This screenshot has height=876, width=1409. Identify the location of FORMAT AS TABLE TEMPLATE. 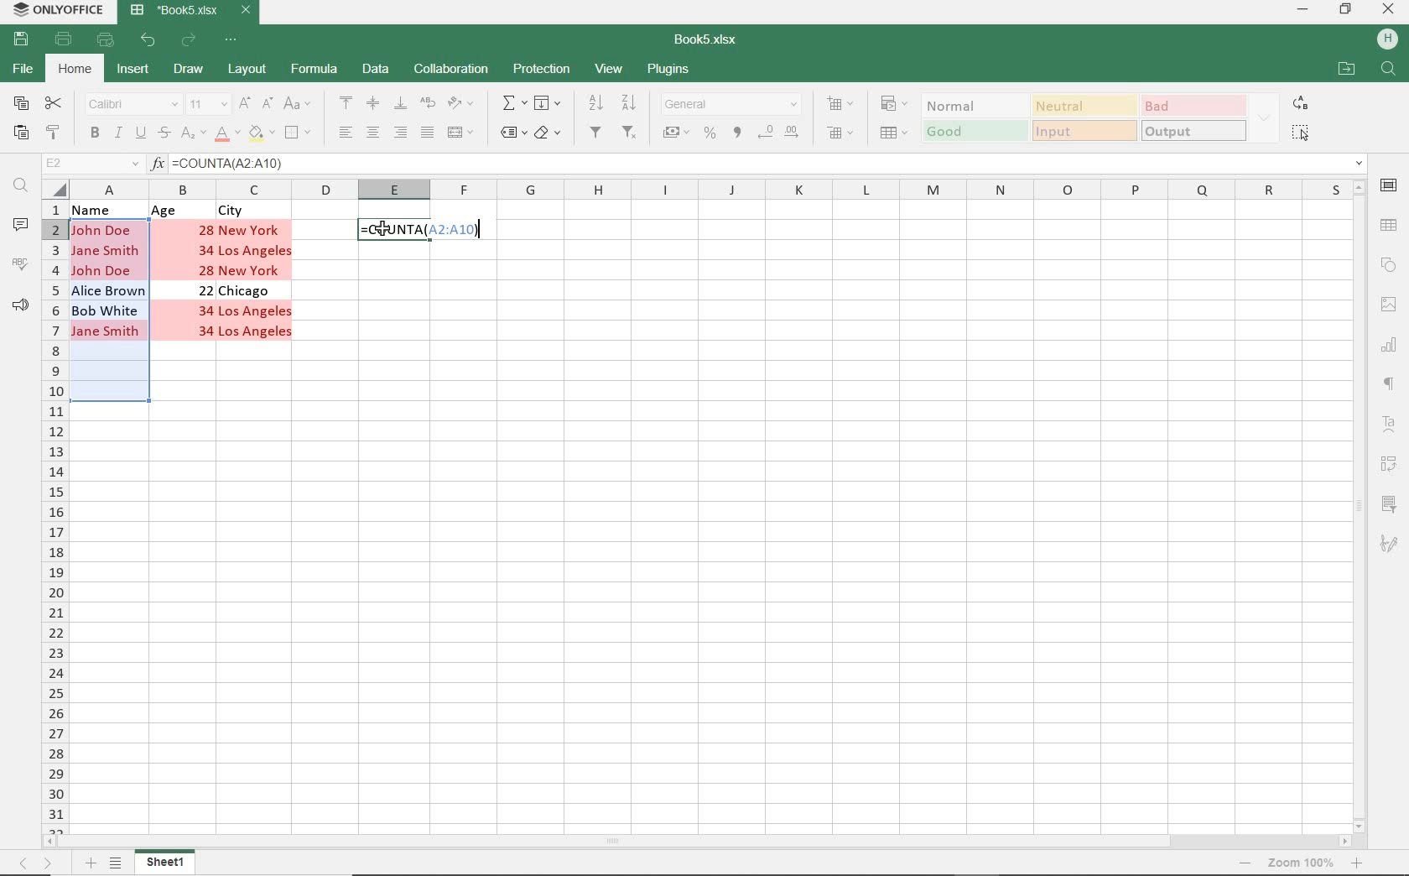
(895, 133).